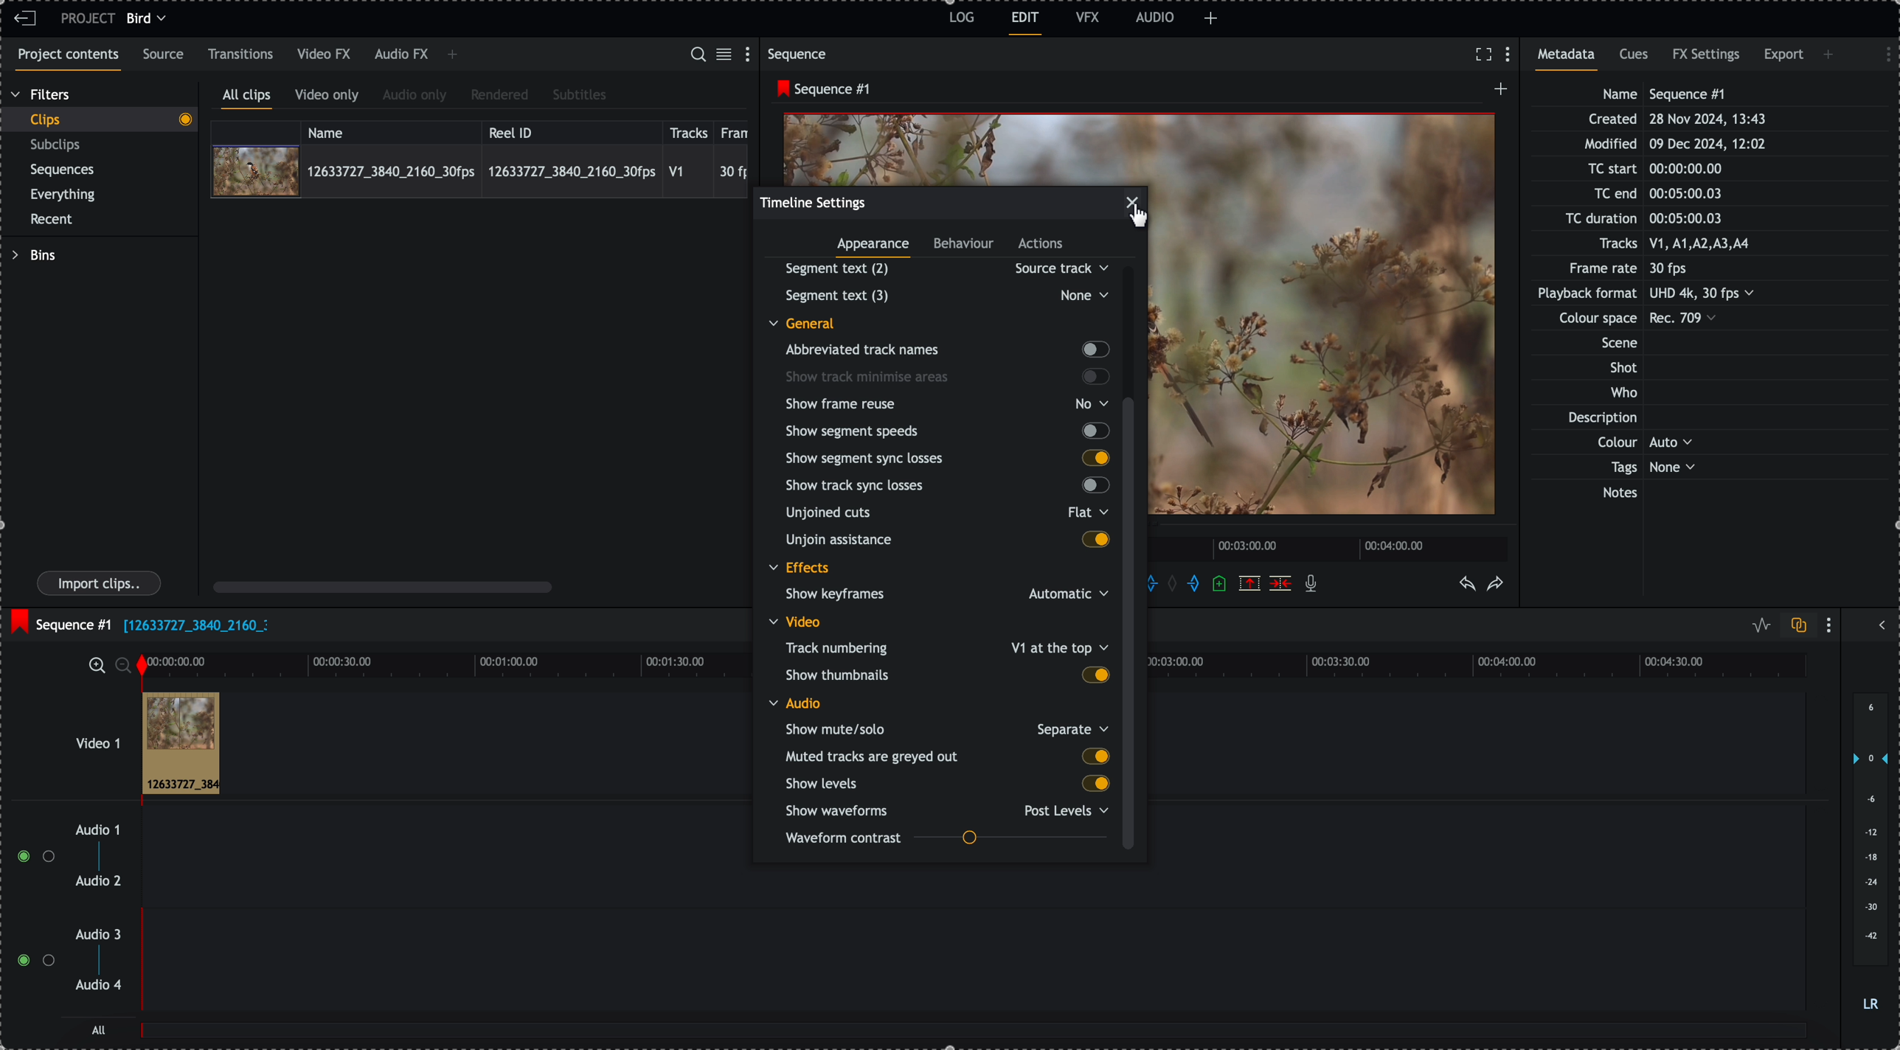 This screenshot has height=1050, width=1900. What do you see at coordinates (125, 665) in the screenshot?
I see `zoom ouy` at bounding box center [125, 665].